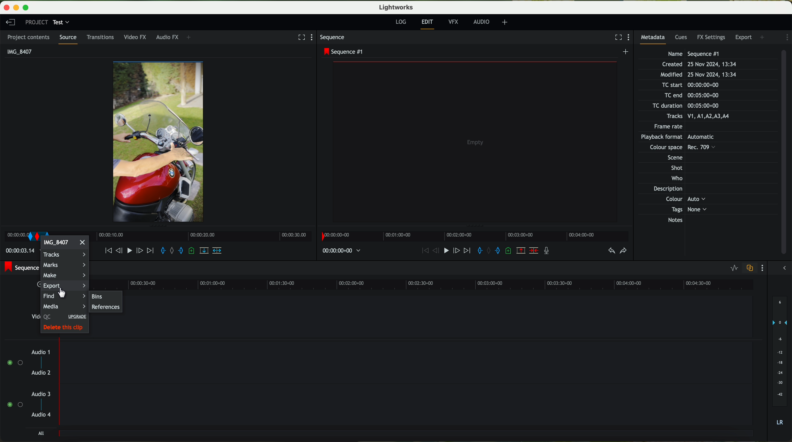 The height and width of the screenshot is (442, 792). What do you see at coordinates (695, 53) in the screenshot?
I see `Name` at bounding box center [695, 53].